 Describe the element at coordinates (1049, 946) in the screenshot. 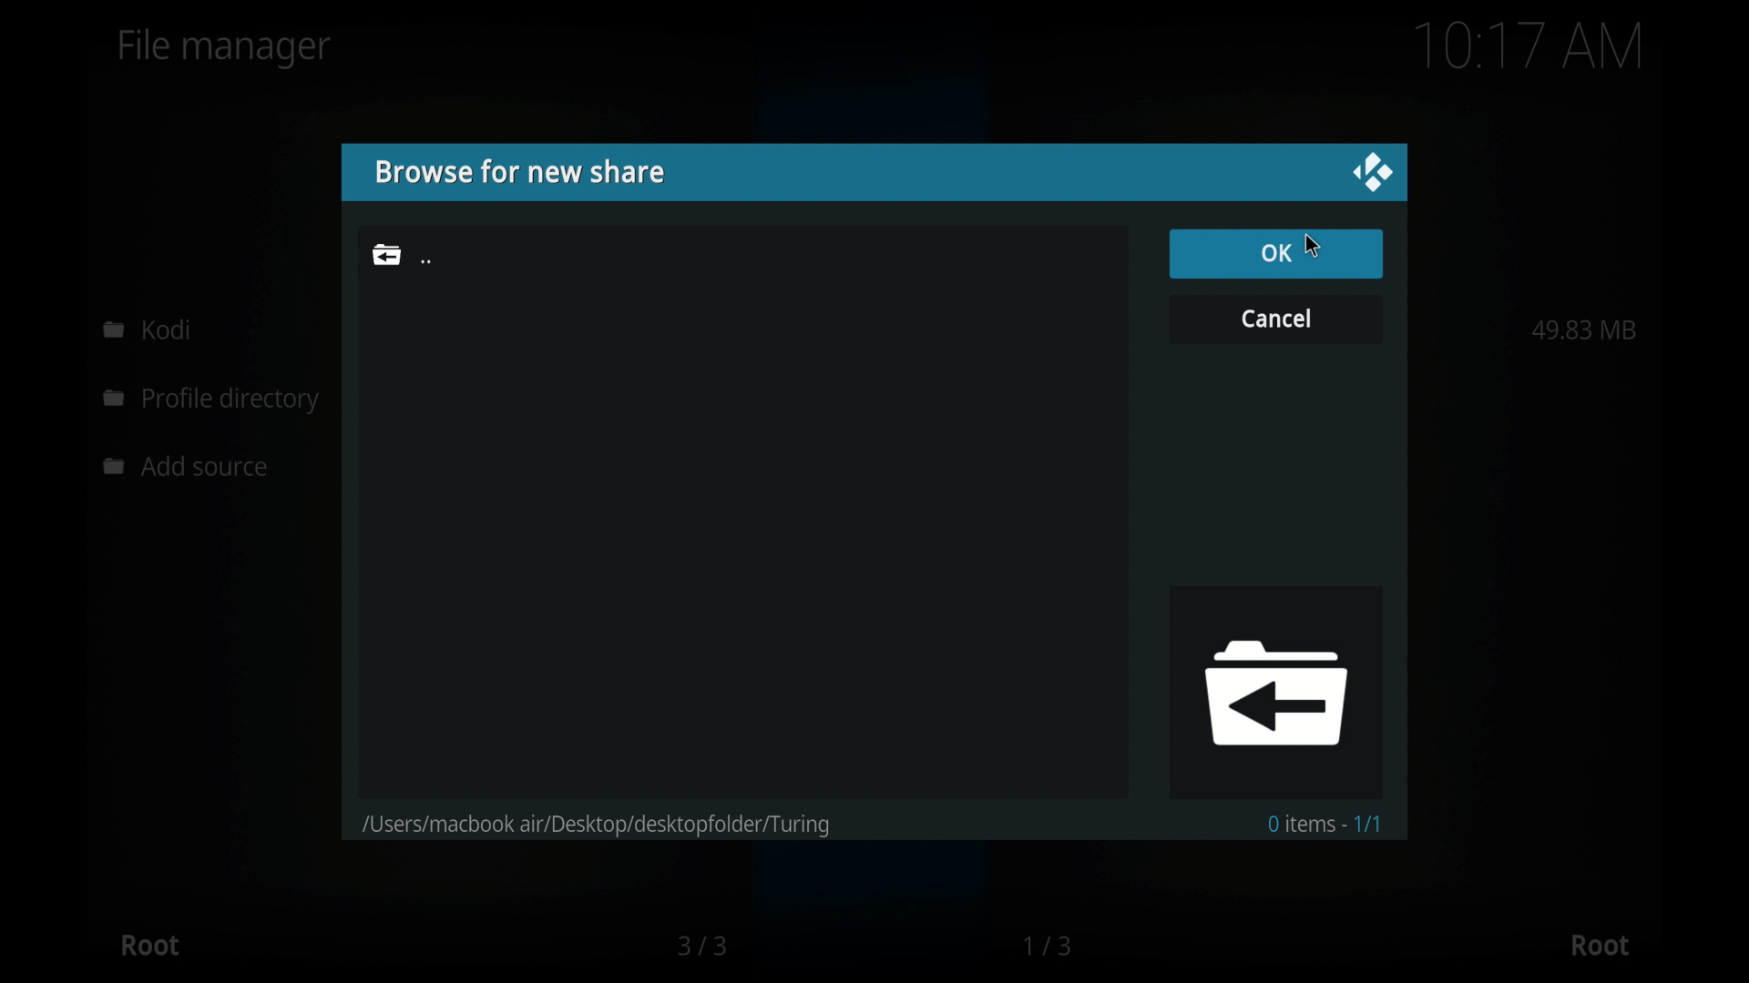

I see `1/3` at that location.